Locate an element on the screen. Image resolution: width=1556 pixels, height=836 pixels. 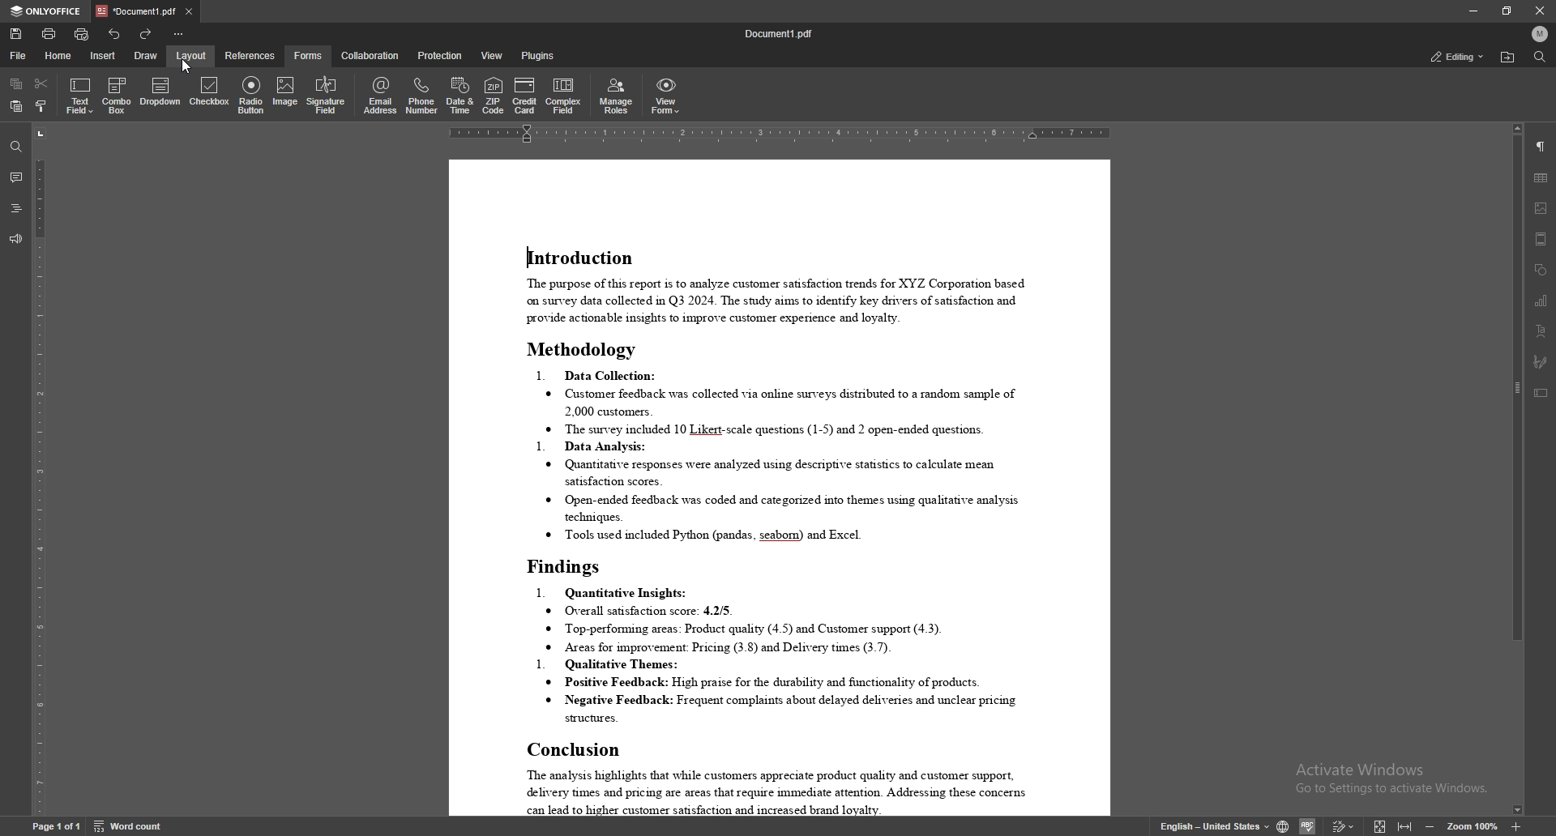
zoom in is located at coordinates (1516, 826).